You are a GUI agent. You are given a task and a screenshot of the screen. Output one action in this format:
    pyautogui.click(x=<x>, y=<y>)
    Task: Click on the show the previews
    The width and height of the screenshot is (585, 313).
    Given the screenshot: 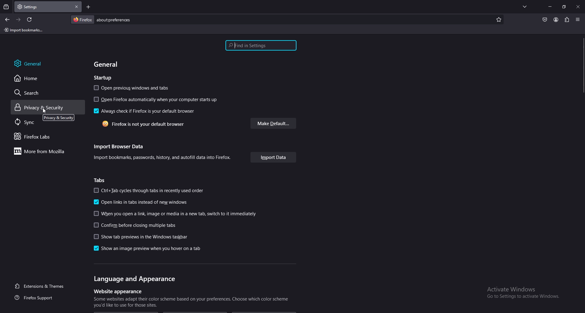 What is the action you would take?
    pyautogui.click(x=145, y=237)
    